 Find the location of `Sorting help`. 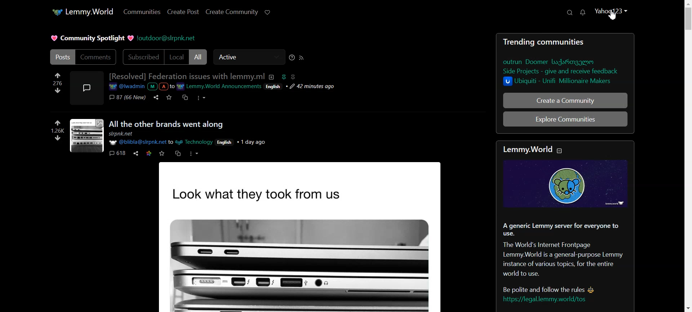

Sorting help is located at coordinates (292, 58).